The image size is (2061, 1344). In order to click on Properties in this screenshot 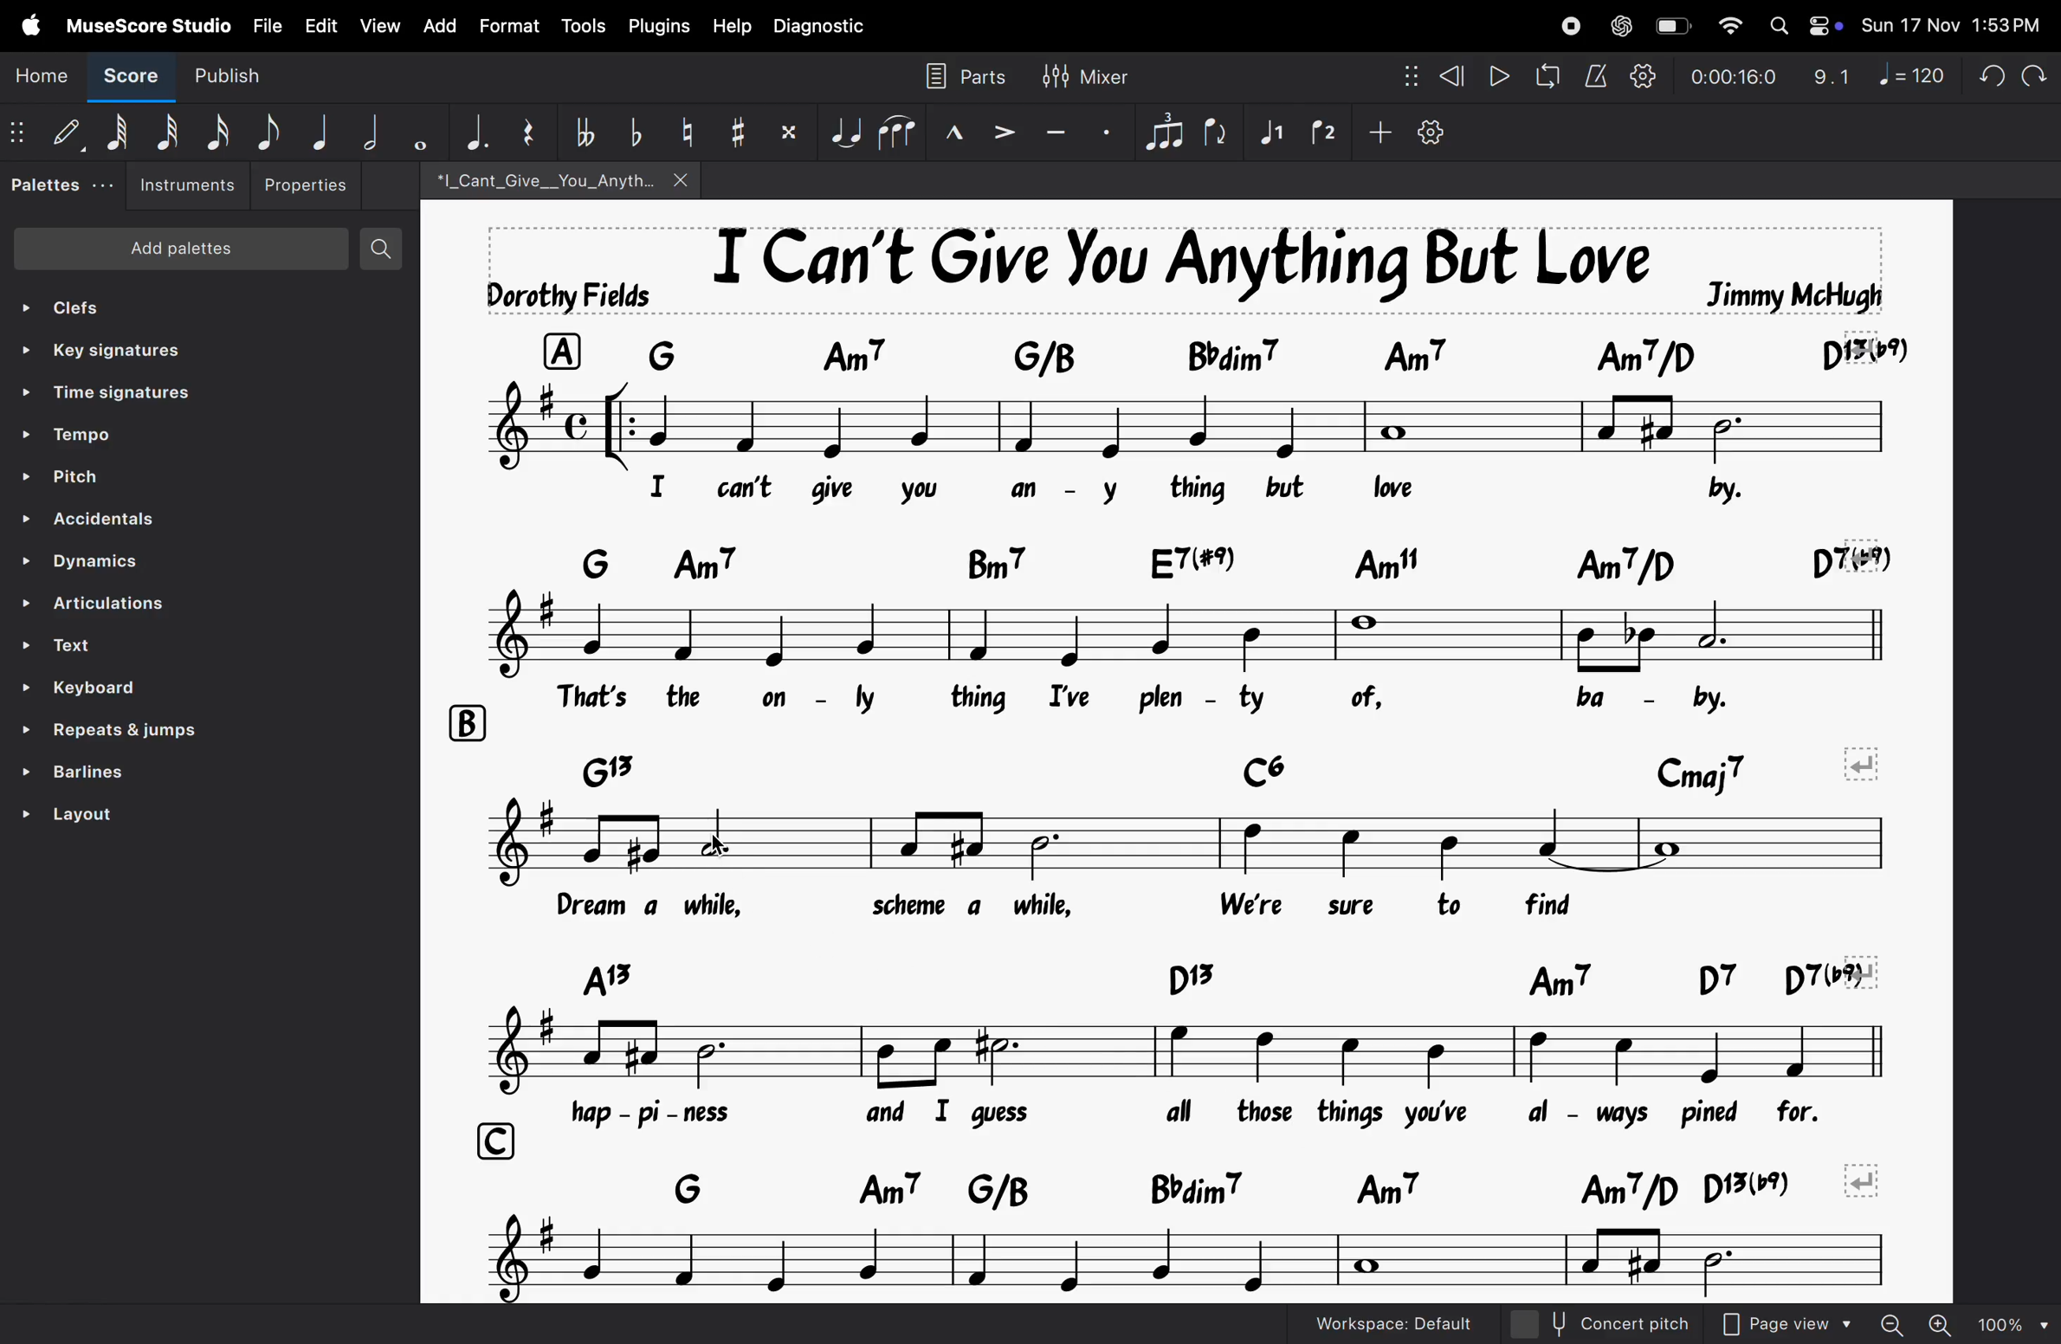, I will do `click(307, 184)`.